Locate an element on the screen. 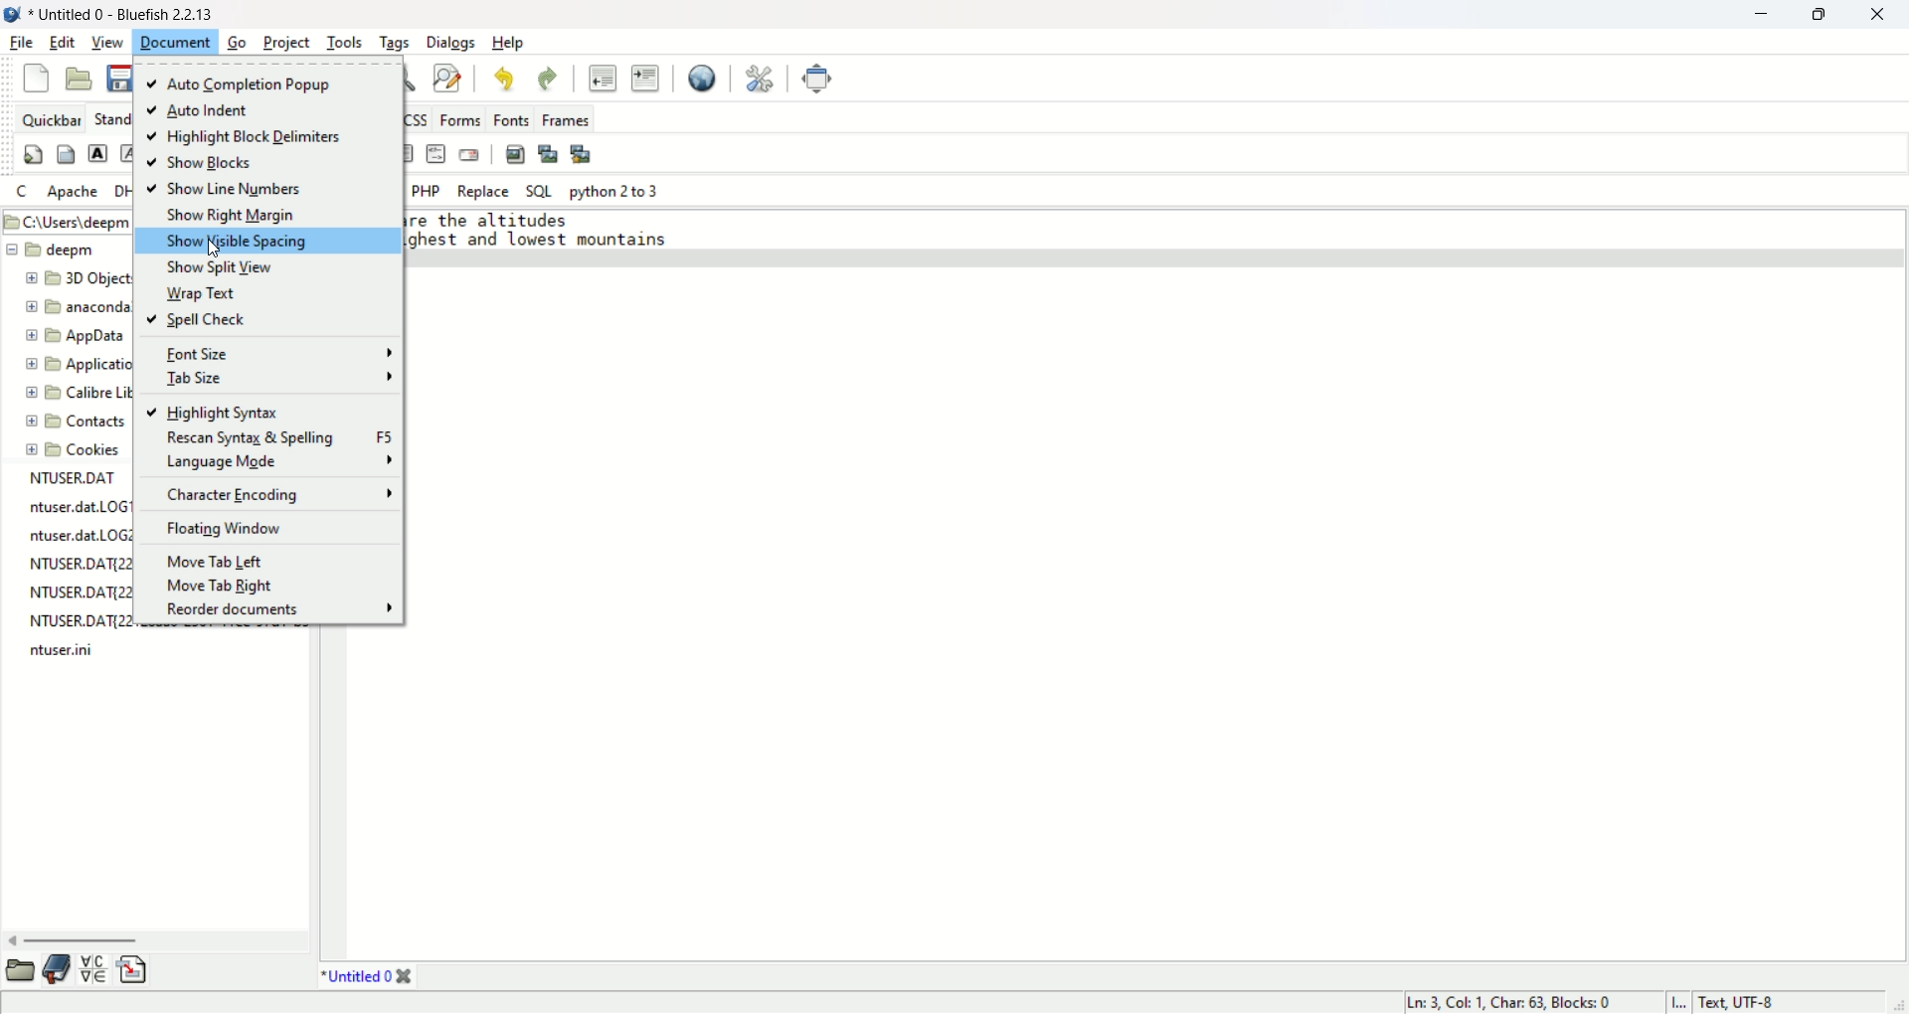 This screenshot has height=1014, width=1909. fonts is located at coordinates (512, 118).